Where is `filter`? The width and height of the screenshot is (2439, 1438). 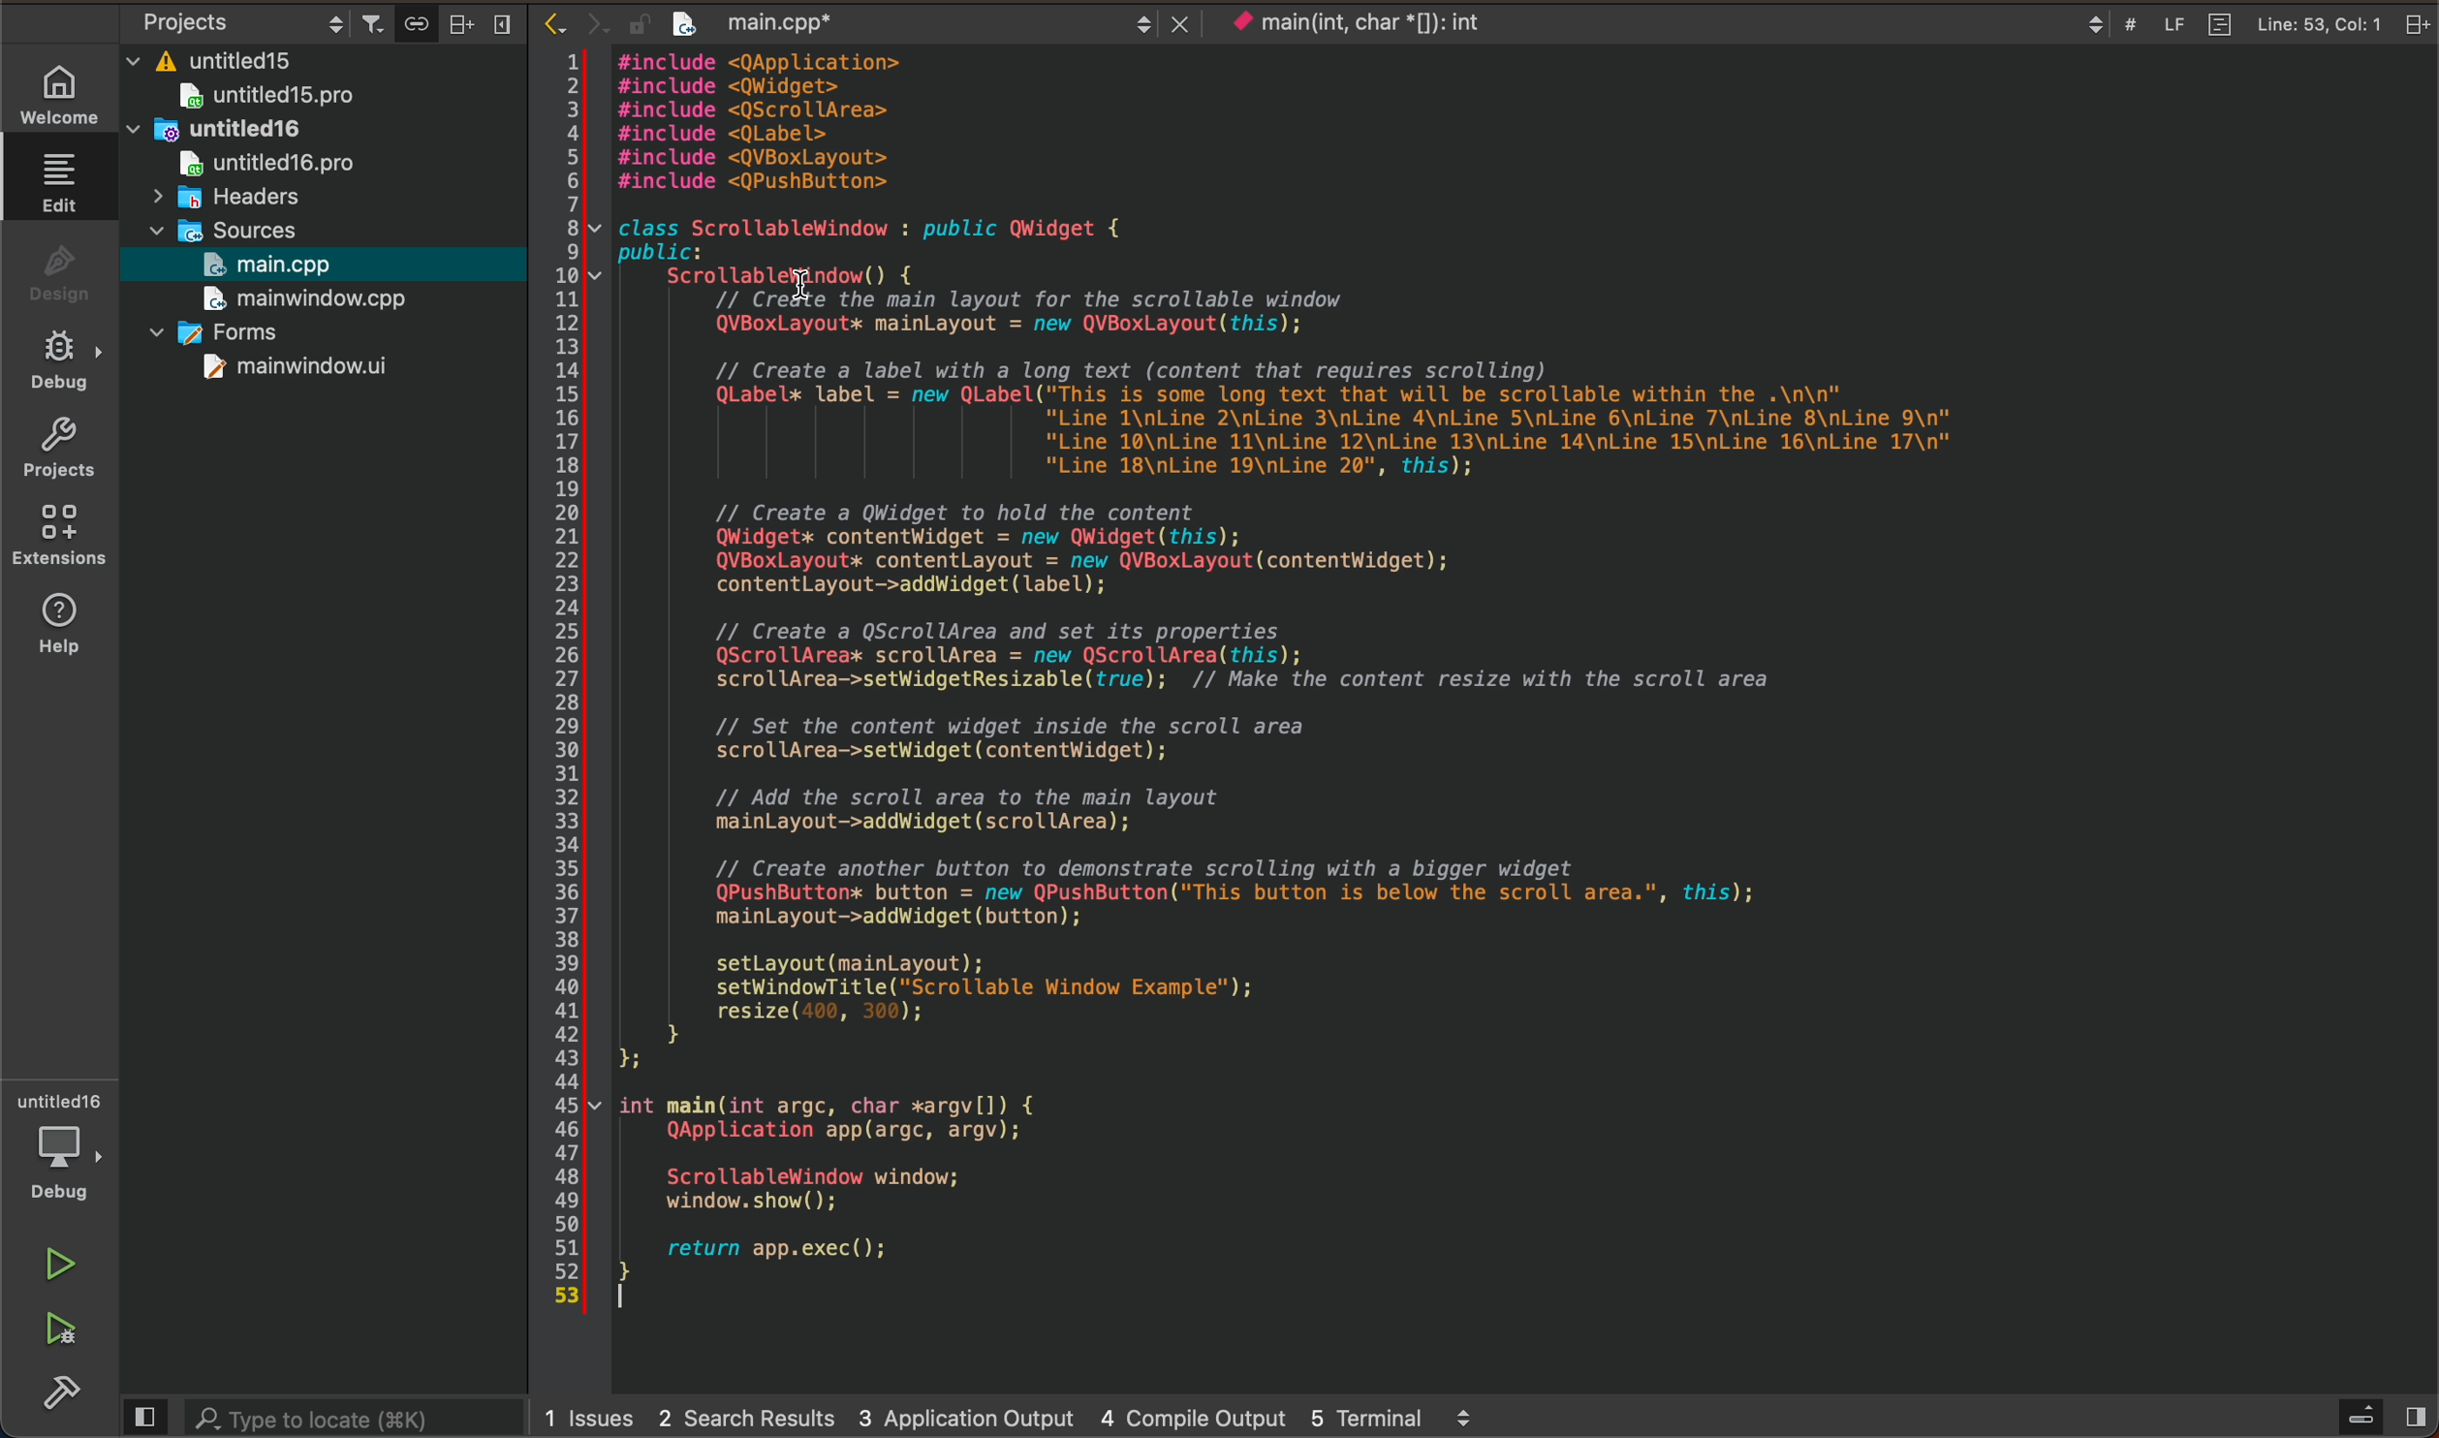 filter is located at coordinates (374, 23).